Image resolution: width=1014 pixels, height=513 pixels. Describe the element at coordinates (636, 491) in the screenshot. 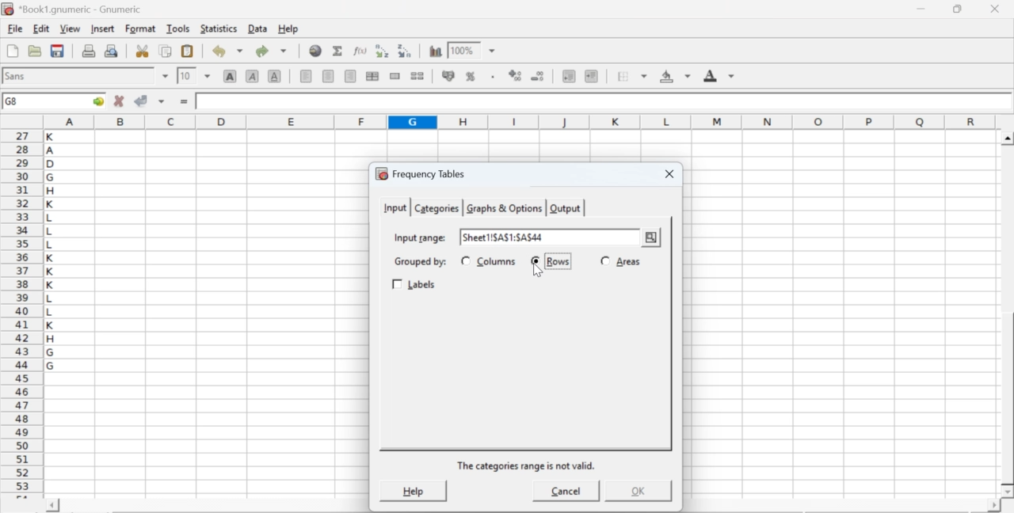

I see `OK` at that location.